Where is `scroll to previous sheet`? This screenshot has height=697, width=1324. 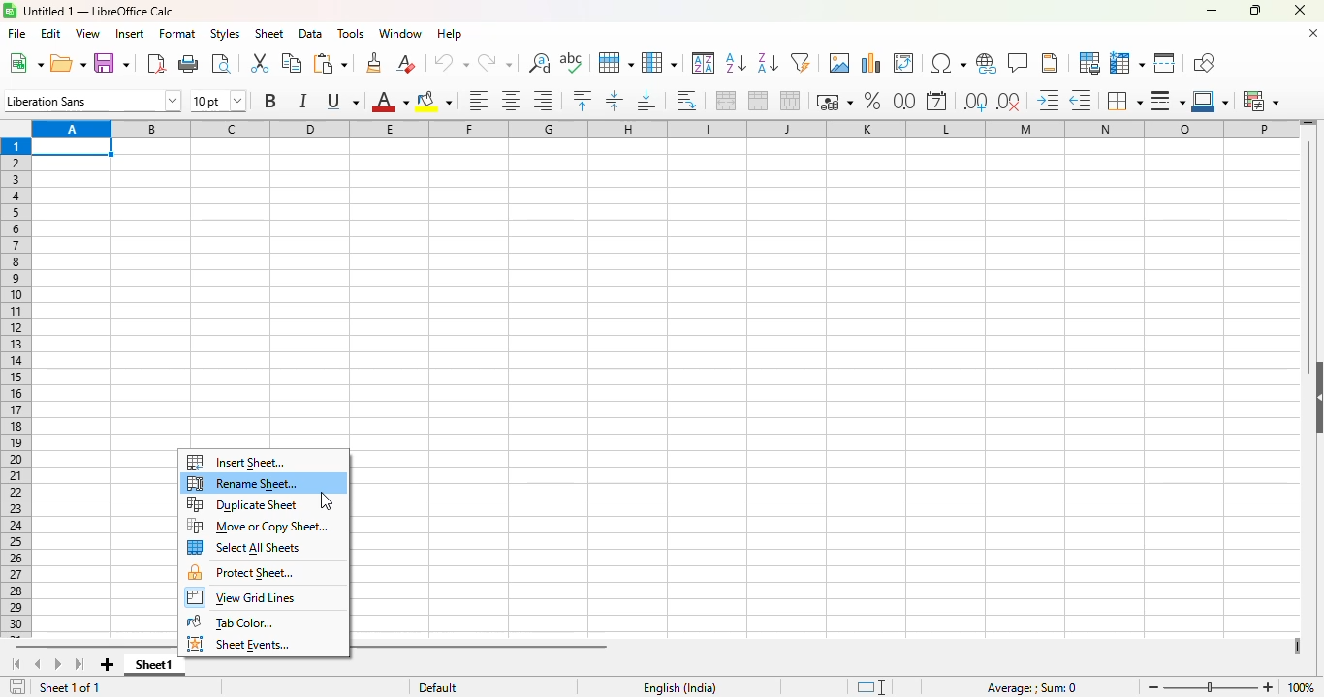
scroll to previous sheet is located at coordinates (38, 665).